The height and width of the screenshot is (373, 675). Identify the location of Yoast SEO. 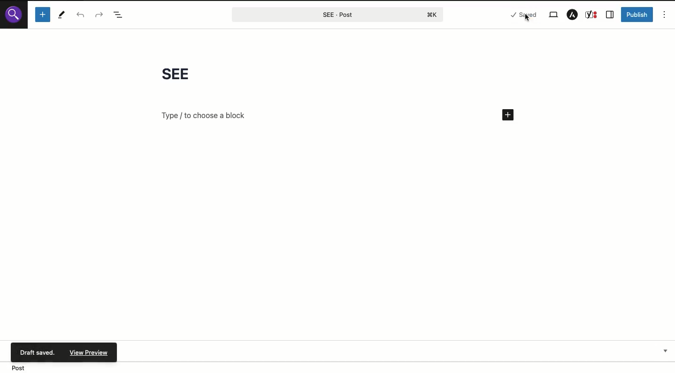
(400, 350).